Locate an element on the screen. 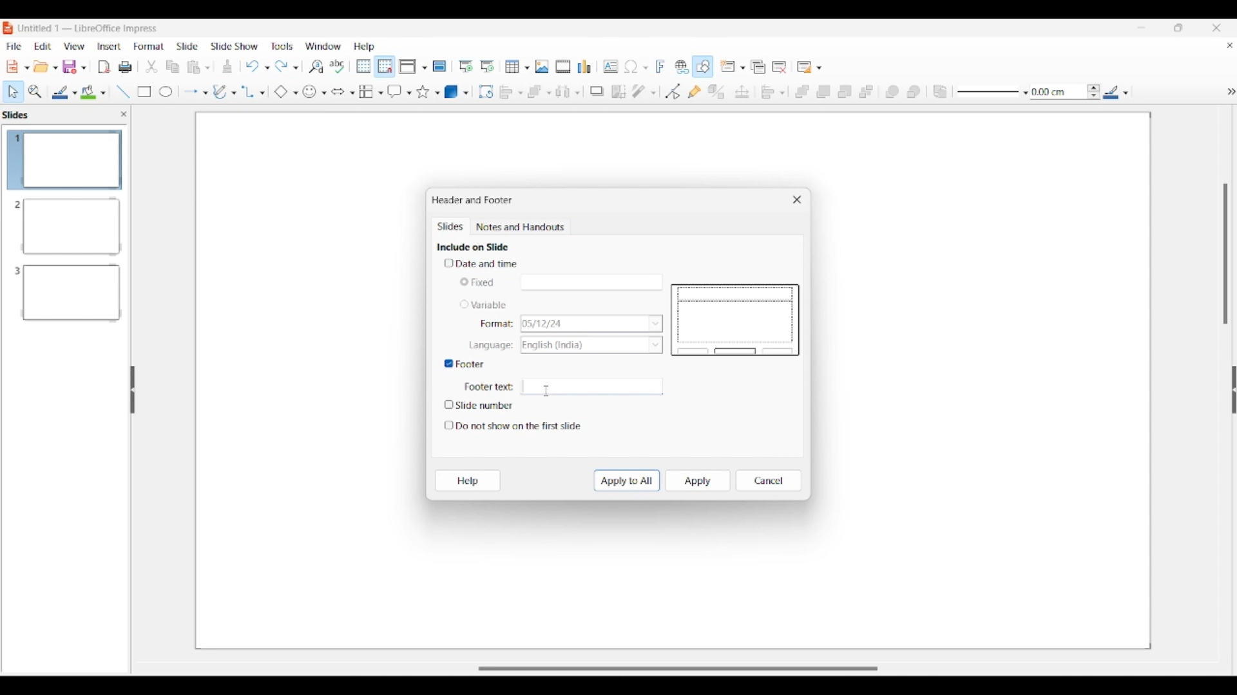 The image size is (1237, 695). Insert hyperlink is located at coordinates (682, 66).